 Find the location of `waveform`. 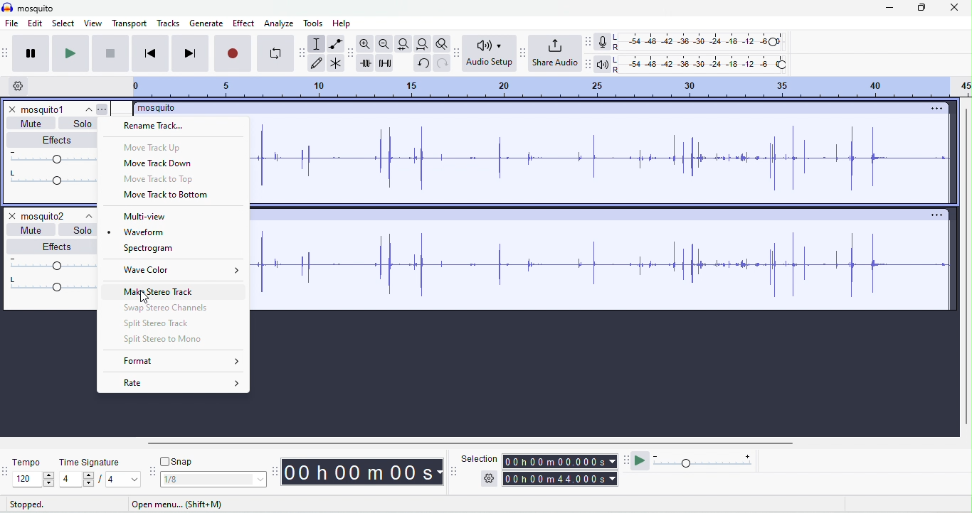

waveform is located at coordinates (154, 233).